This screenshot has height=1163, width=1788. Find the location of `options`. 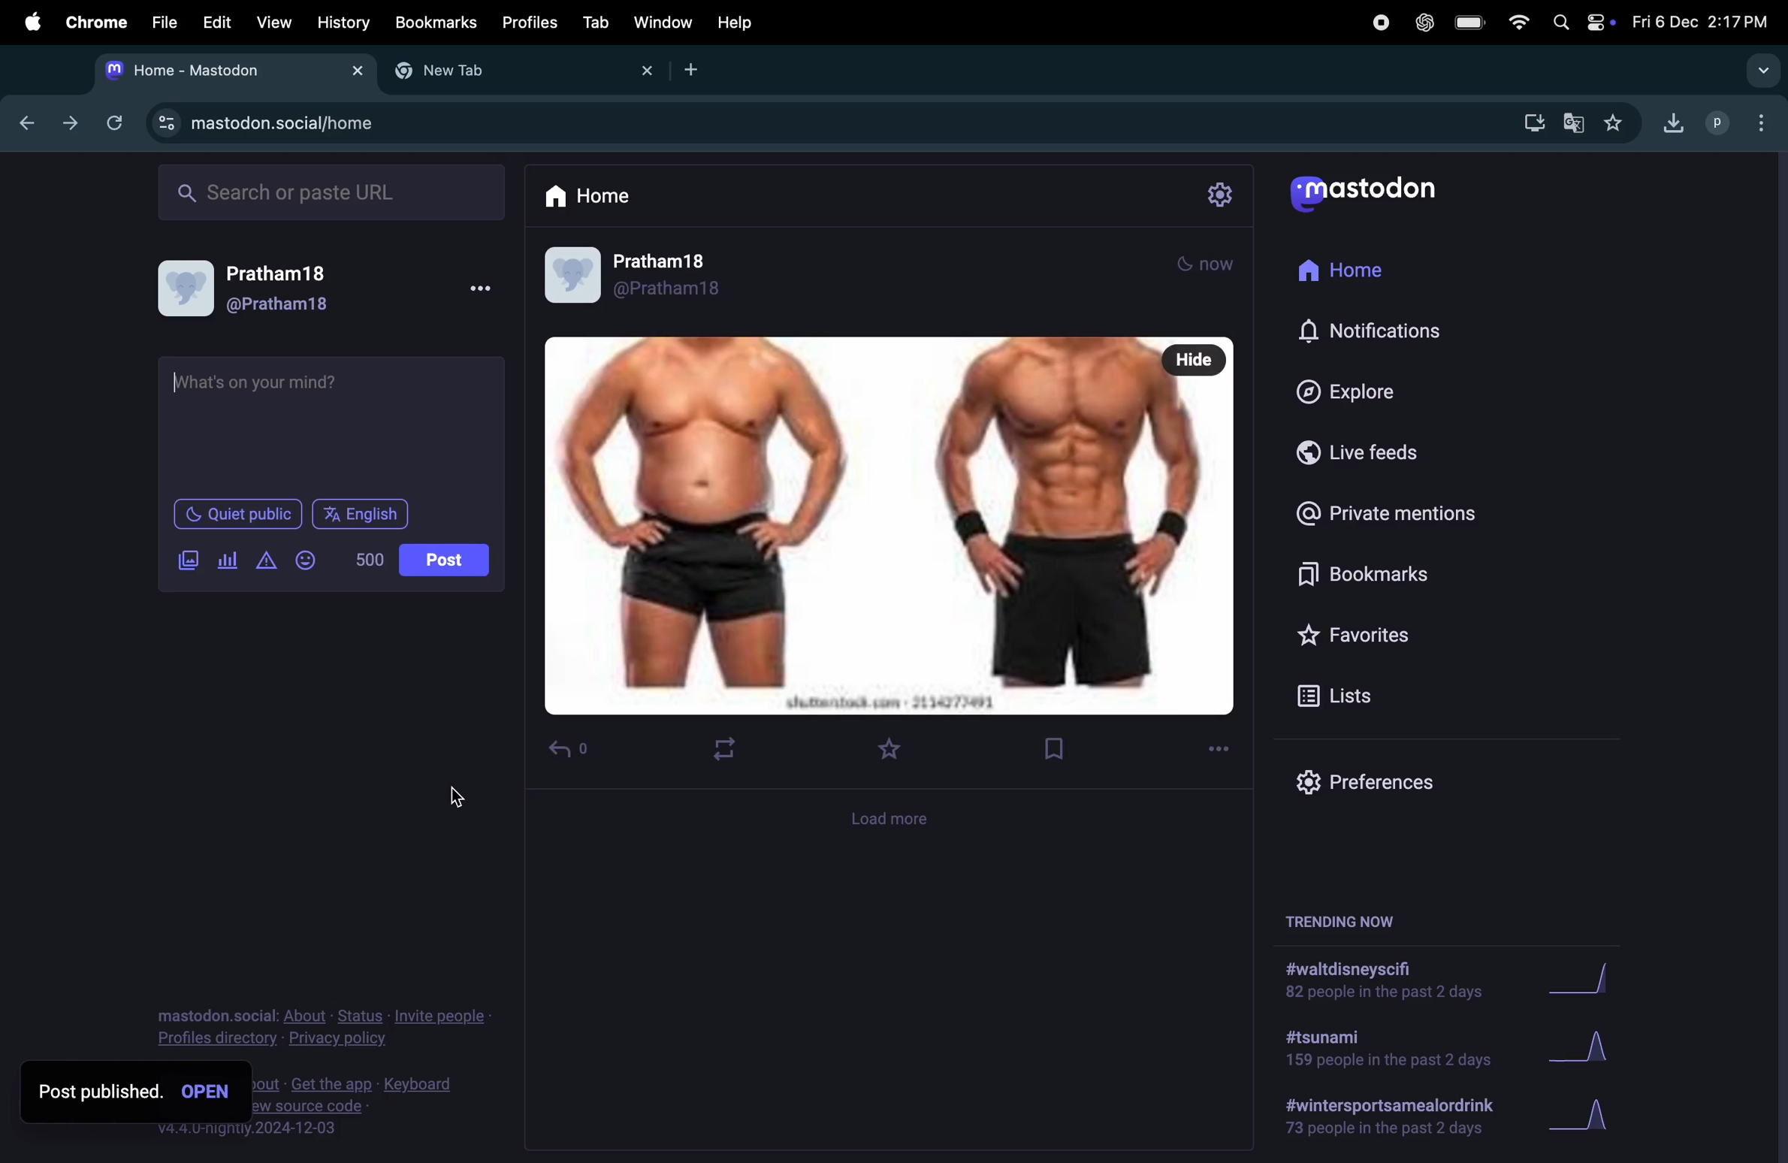

options is located at coordinates (1767, 126).